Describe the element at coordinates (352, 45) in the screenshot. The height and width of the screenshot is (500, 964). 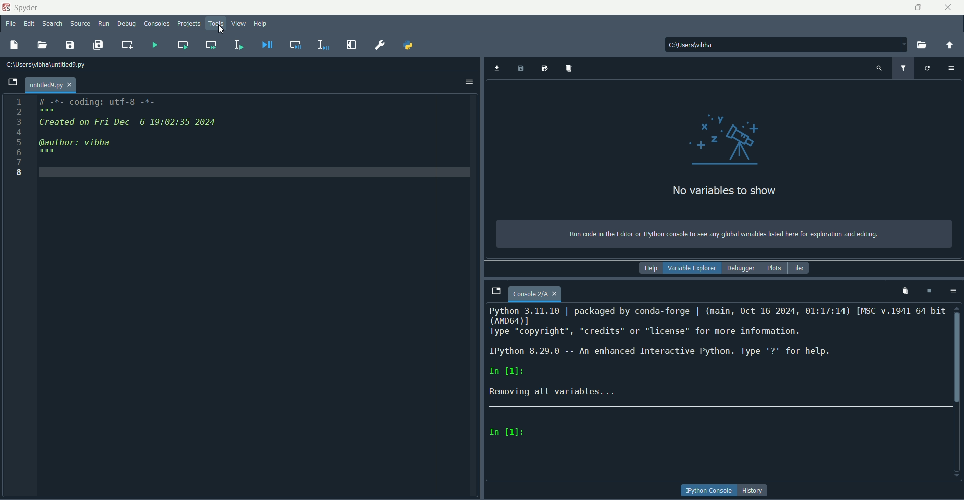
I see `maximize current pane` at that location.